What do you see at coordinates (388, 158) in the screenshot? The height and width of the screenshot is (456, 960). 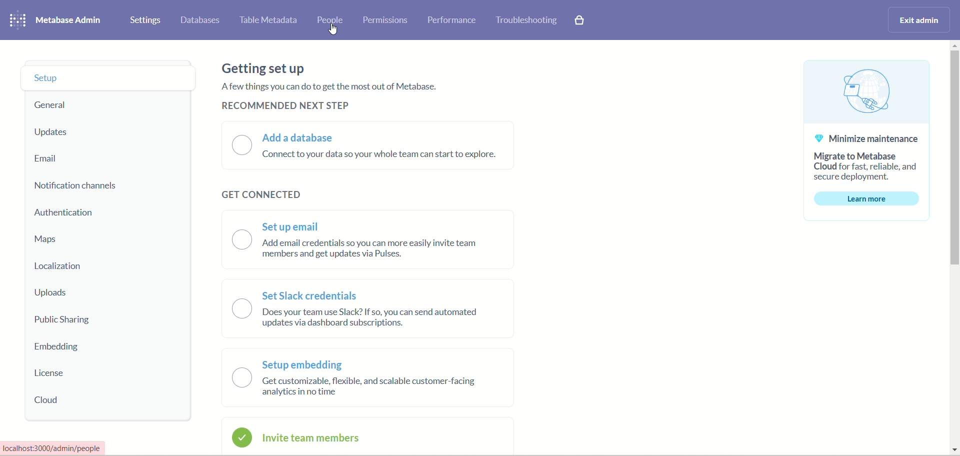 I see `text` at bounding box center [388, 158].